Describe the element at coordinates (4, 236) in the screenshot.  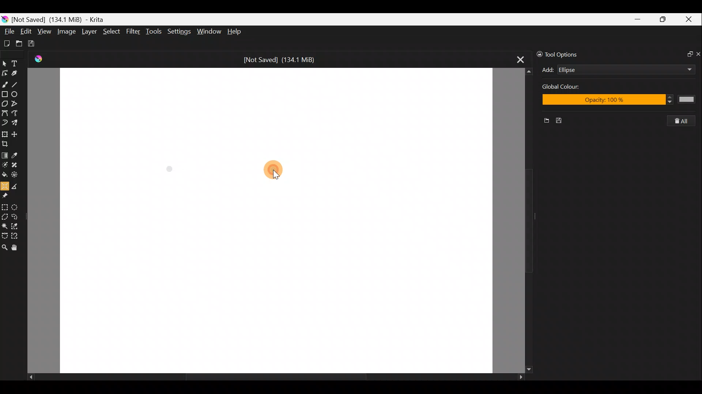
I see `Bezier curve selection tool` at that location.